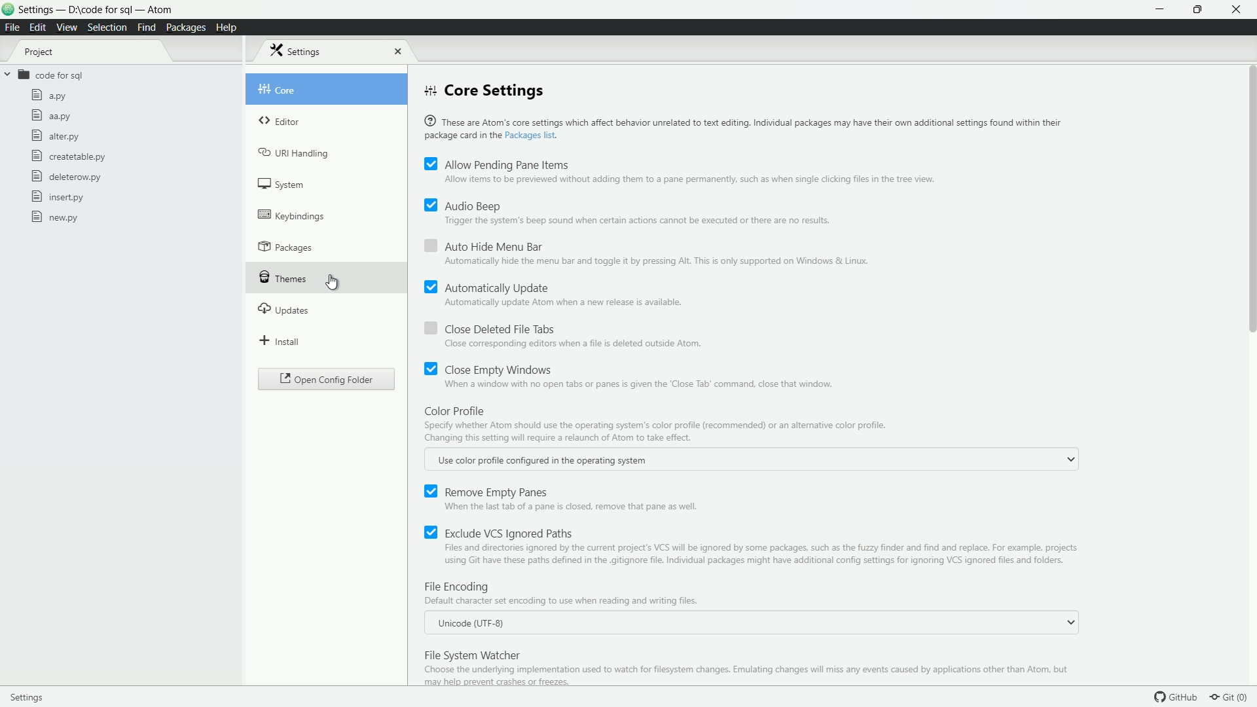 The width and height of the screenshot is (1257, 707). What do you see at coordinates (455, 410) in the screenshot?
I see `color profile` at bounding box center [455, 410].